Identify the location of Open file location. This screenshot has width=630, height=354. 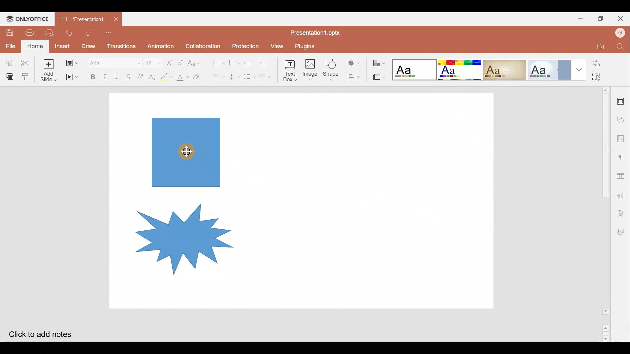
(598, 47).